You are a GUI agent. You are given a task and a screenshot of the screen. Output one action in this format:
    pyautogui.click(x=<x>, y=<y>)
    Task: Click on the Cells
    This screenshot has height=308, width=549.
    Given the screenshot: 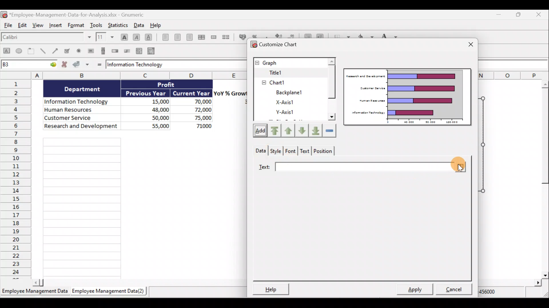 What is the action you would take?
    pyautogui.click(x=142, y=207)
    